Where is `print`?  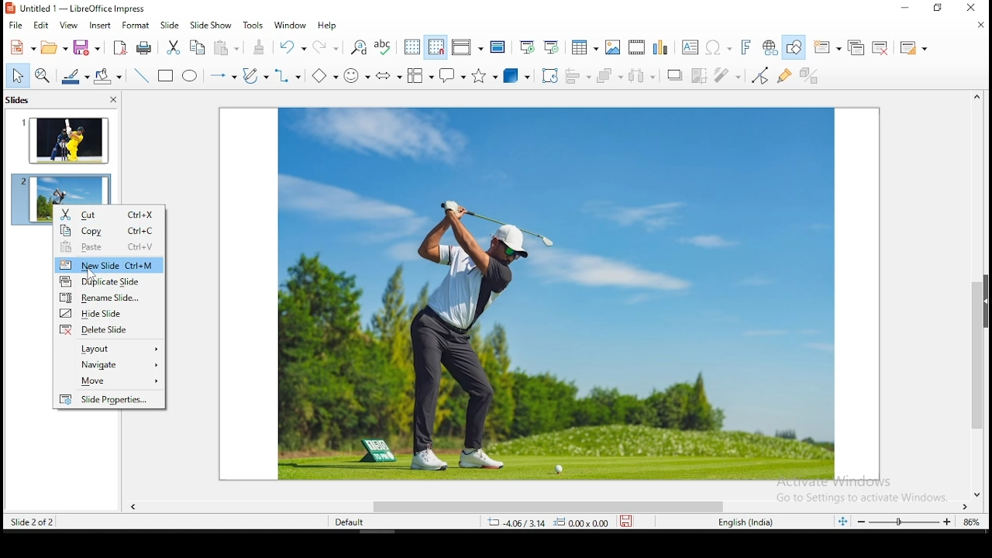 print is located at coordinates (144, 47).